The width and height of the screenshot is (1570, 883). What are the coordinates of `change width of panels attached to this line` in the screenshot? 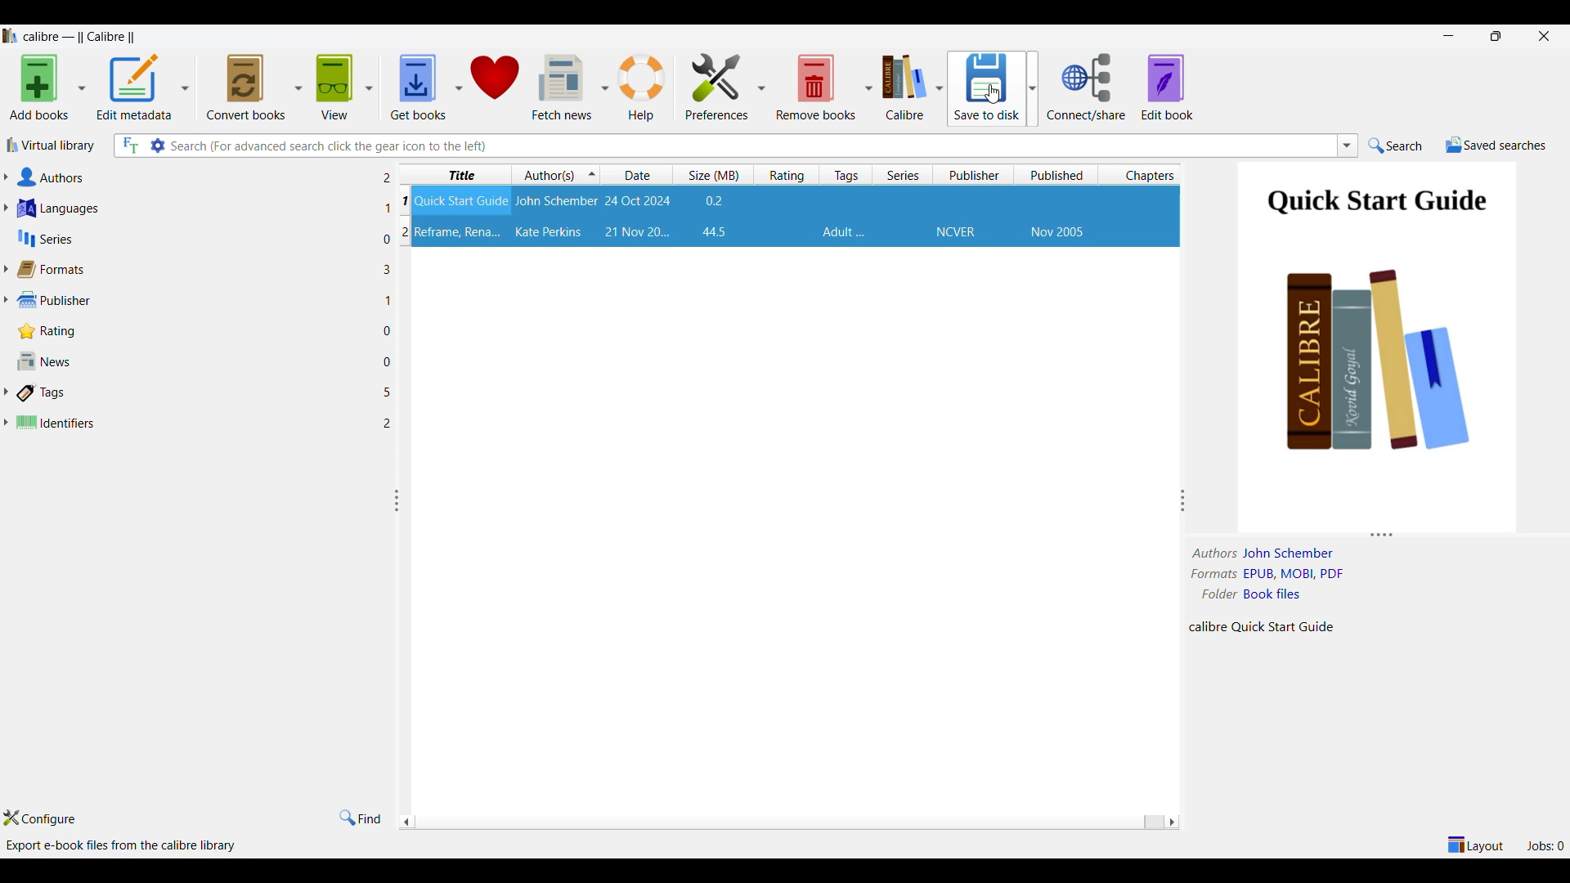 It's located at (396, 502).